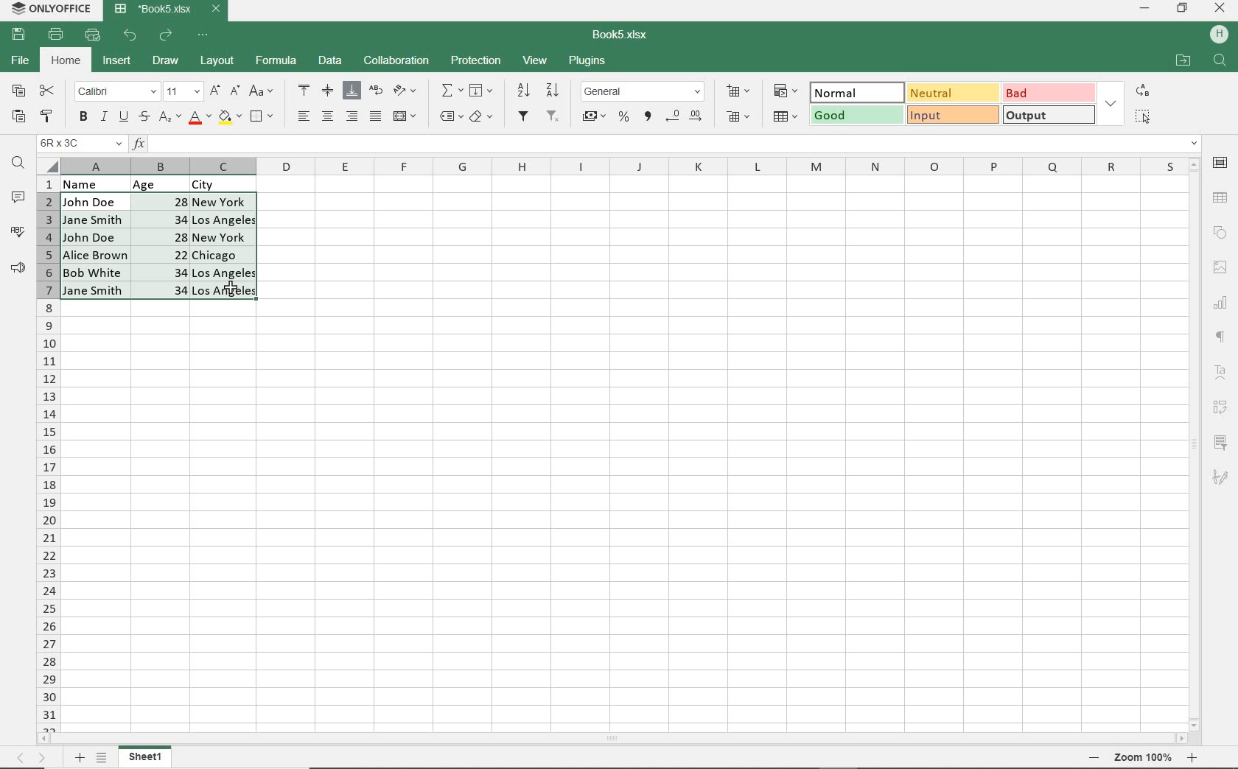  Describe the element at coordinates (554, 115) in the screenshot. I see `REMOVE FILTER` at that location.